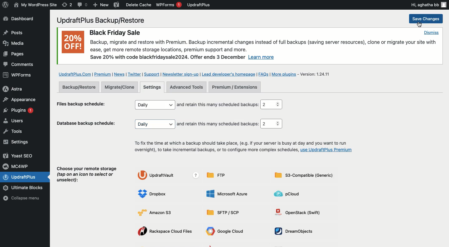 This screenshot has width=449, height=247. What do you see at coordinates (431, 32) in the screenshot?
I see `Dismiss` at bounding box center [431, 32].